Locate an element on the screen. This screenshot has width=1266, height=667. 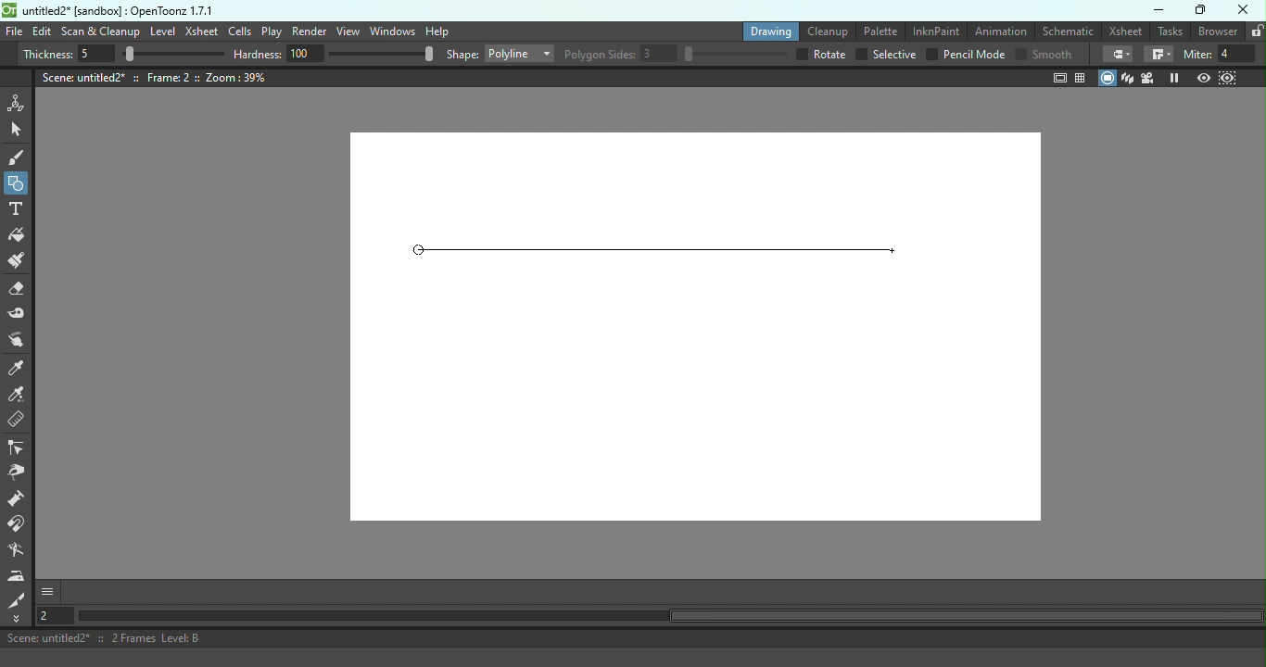
Ruler is located at coordinates (22, 422).